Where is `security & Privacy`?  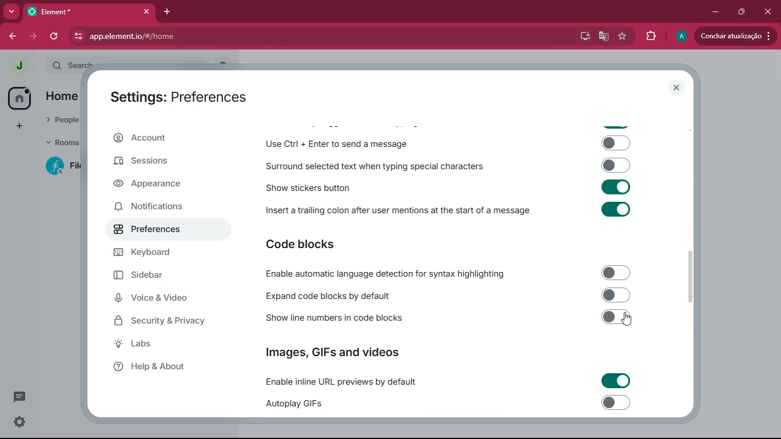
security & Privacy is located at coordinates (165, 321).